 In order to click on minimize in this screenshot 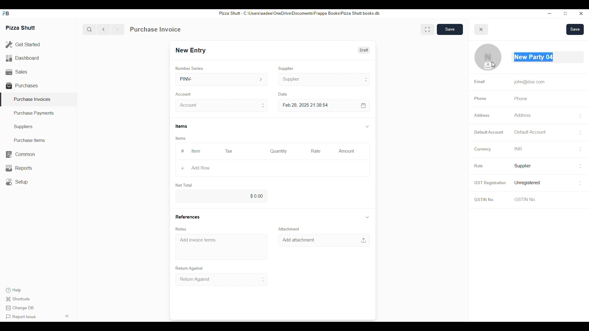, I will do `click(549, 13)`.